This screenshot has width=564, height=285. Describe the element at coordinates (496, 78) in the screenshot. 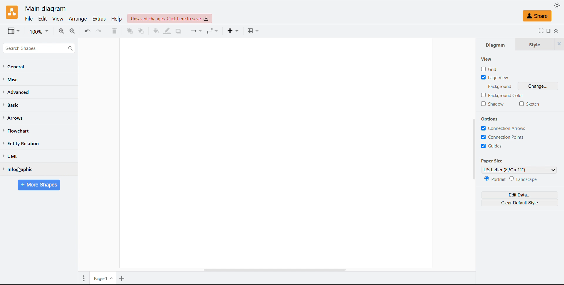

I see `Page view ` at that location.